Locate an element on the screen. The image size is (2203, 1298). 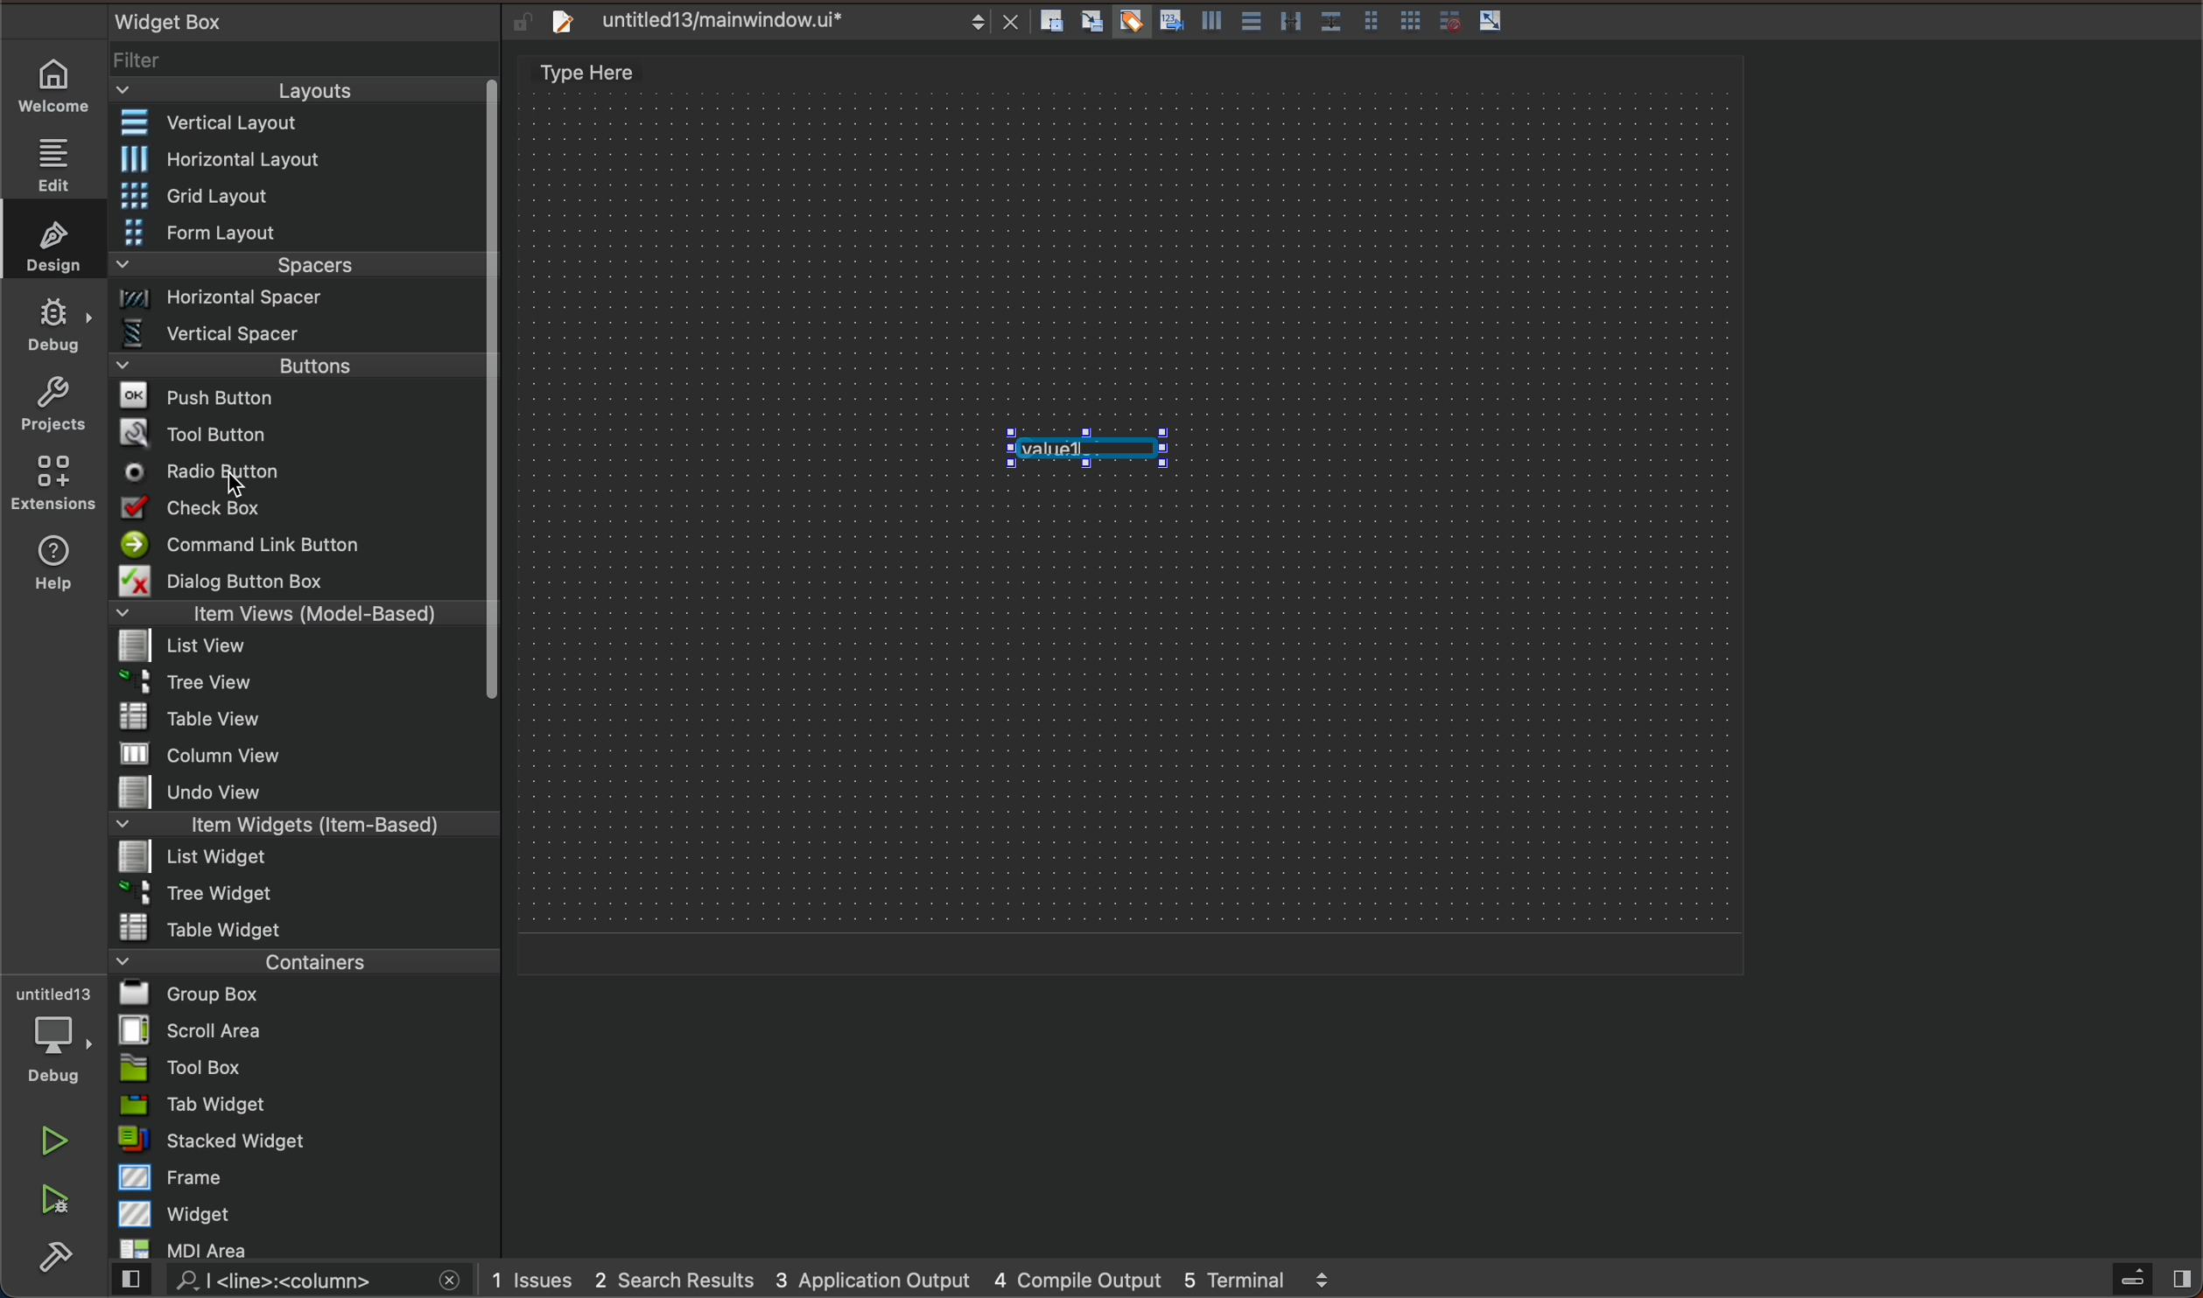
edit is located at coordinates (62, 158).